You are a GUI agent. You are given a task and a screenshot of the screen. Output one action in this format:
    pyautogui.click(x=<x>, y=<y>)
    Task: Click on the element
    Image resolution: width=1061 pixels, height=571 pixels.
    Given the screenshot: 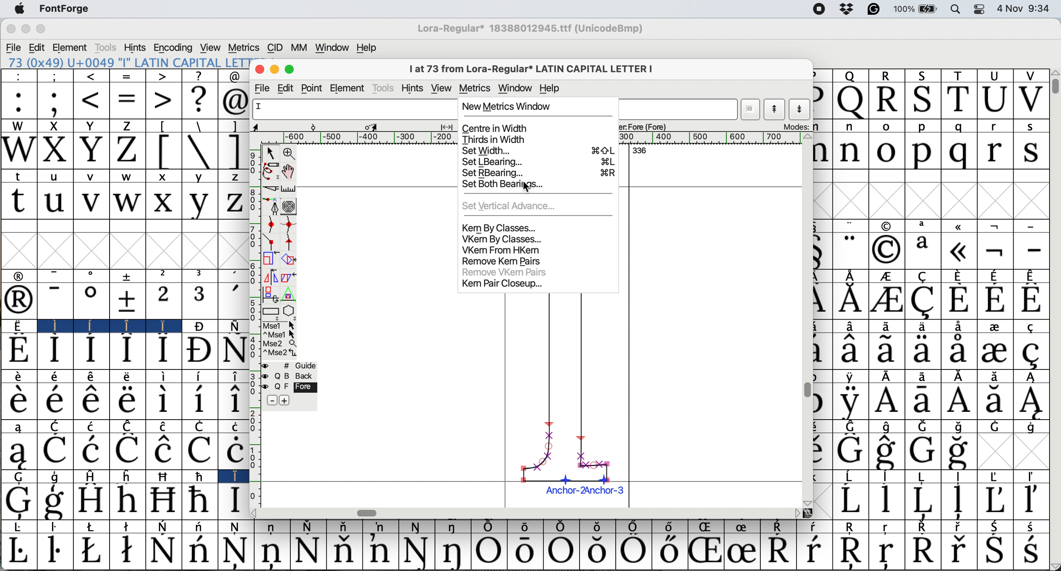 What is the action you would take?
    pyautogui.click(x=348, y=87)
    